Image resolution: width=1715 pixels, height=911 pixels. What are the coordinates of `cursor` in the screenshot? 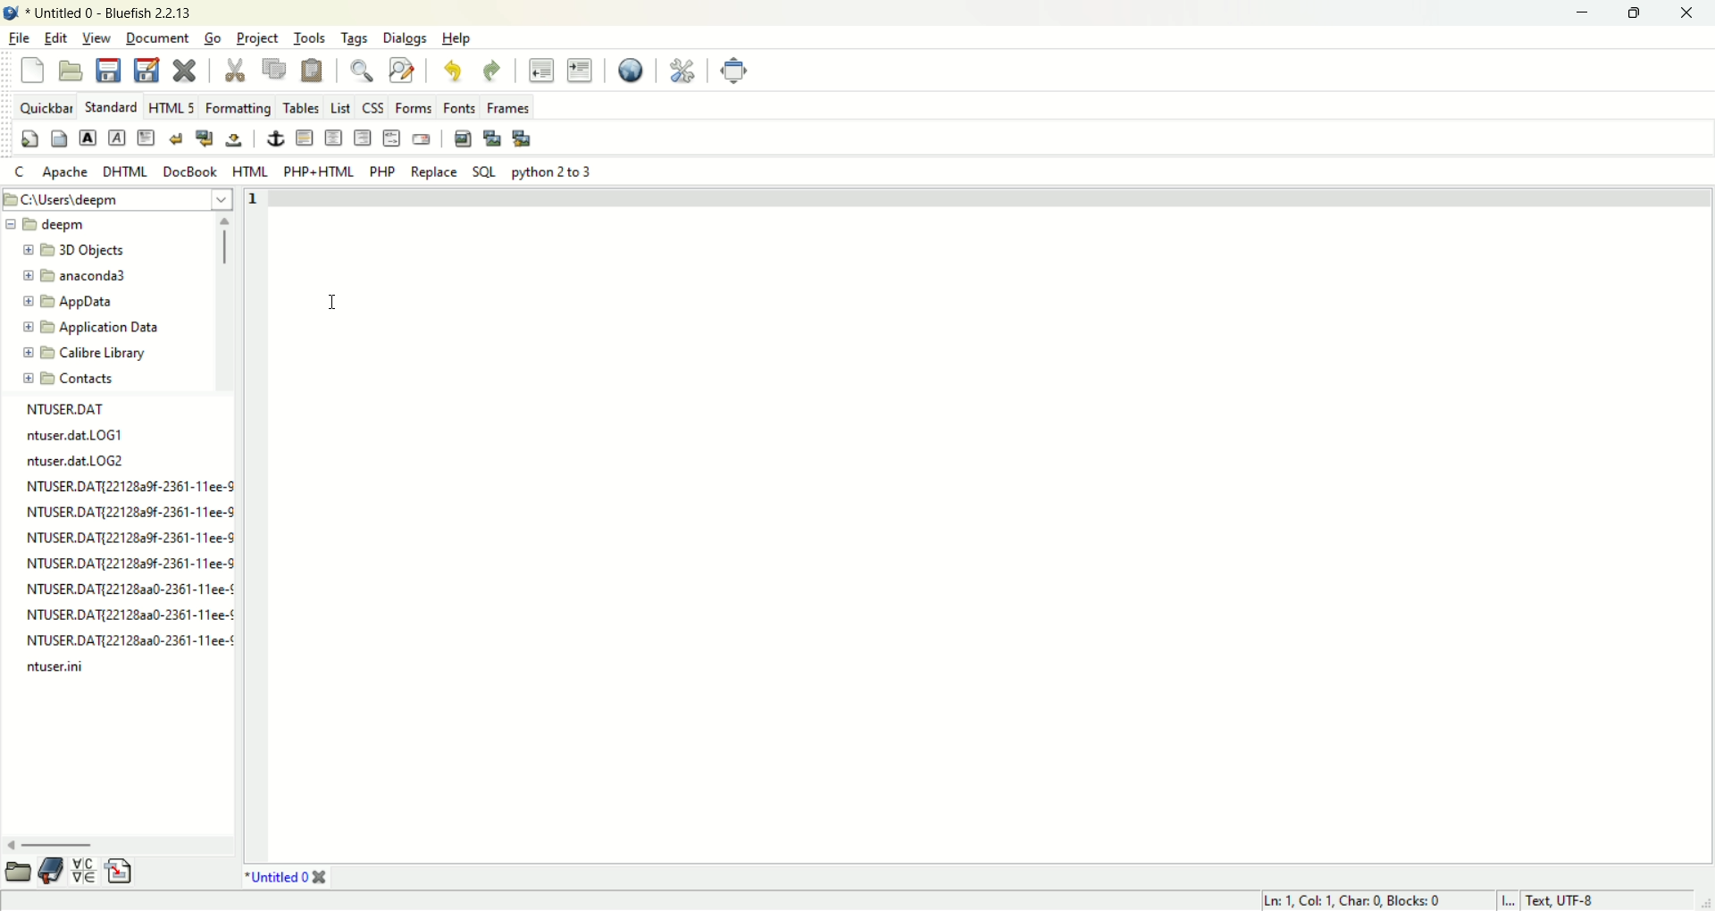 It's located at (329, 303).